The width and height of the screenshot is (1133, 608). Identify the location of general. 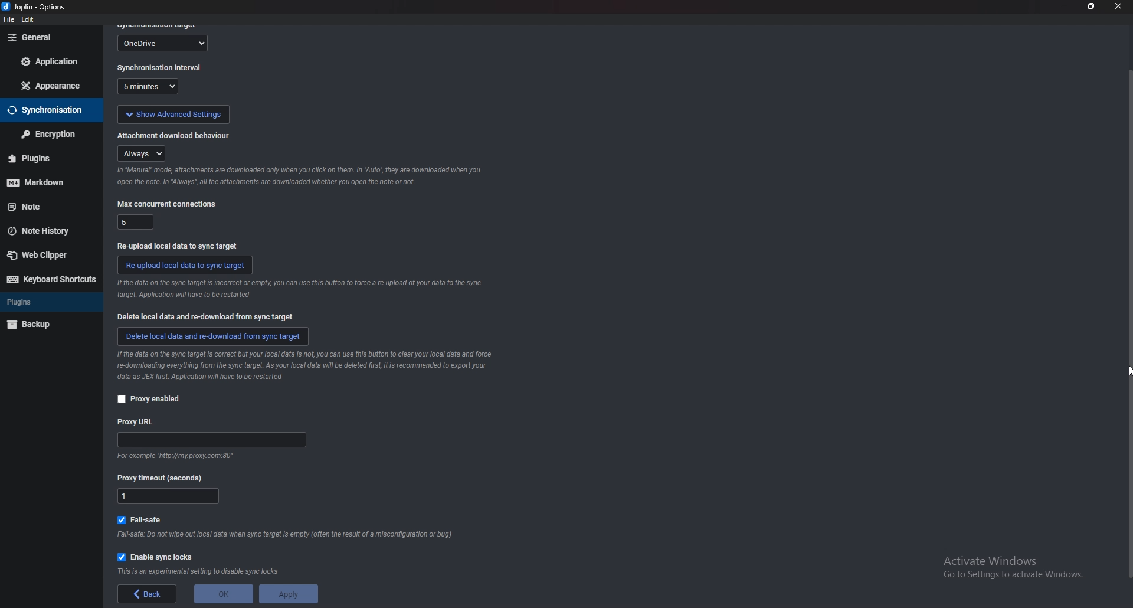
(52, 37).